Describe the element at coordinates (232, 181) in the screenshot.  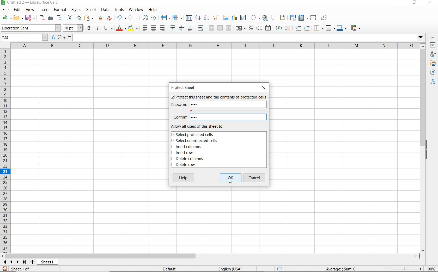
I see `CUSOR` at that location.